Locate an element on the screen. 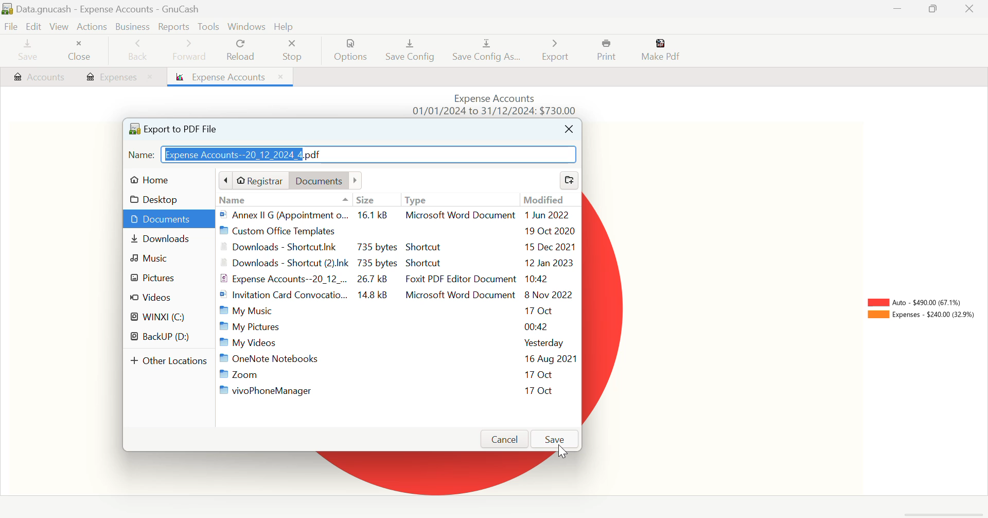 The image size is (988, 518). Custom Office Templates Folder is located at coordinates (399, 231).